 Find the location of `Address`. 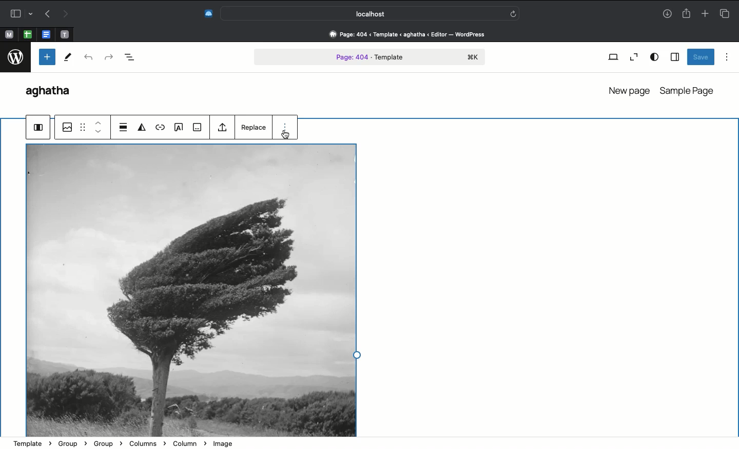

Address is located at coordinates (369, 443).